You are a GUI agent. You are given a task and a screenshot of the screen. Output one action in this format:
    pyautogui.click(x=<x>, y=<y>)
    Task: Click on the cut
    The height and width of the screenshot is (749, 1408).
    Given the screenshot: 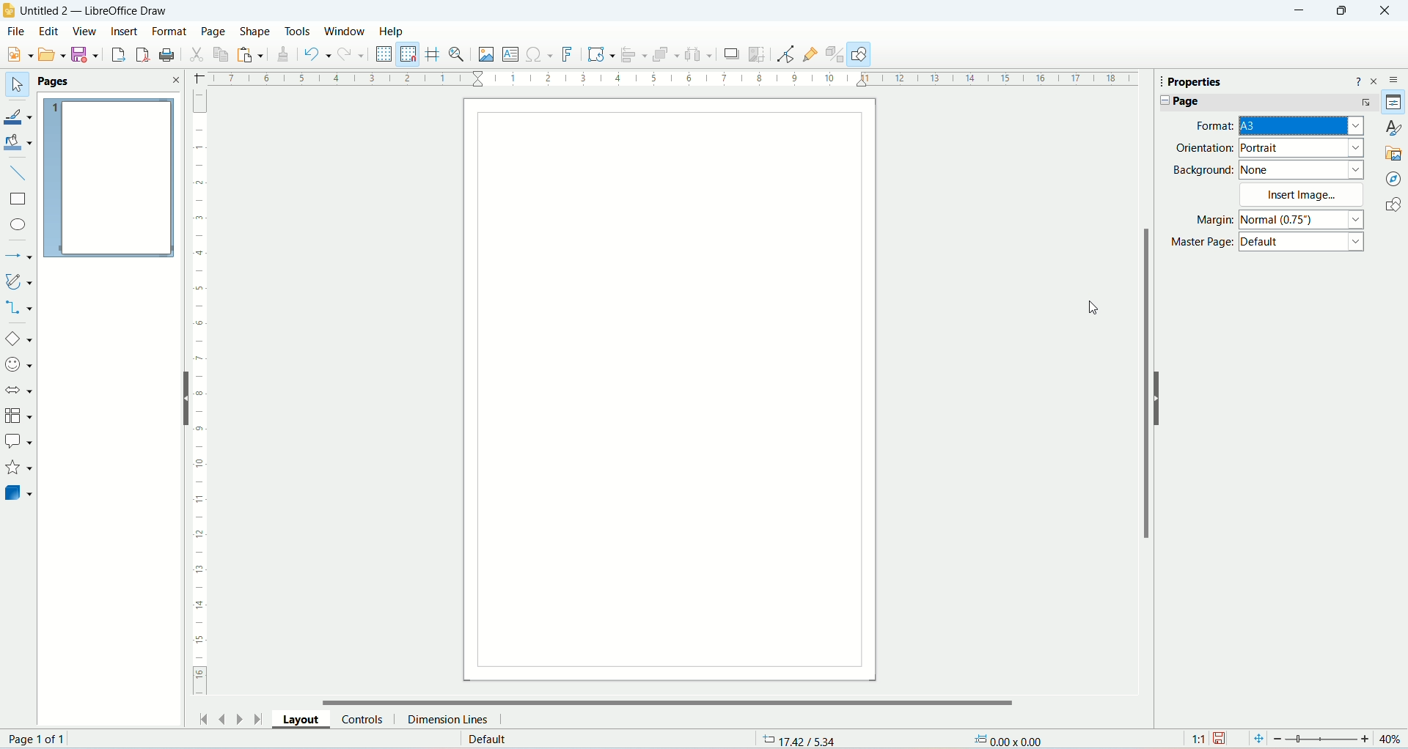 What is the action you would take?
    pyautogui.click(x=199, y=53)
    